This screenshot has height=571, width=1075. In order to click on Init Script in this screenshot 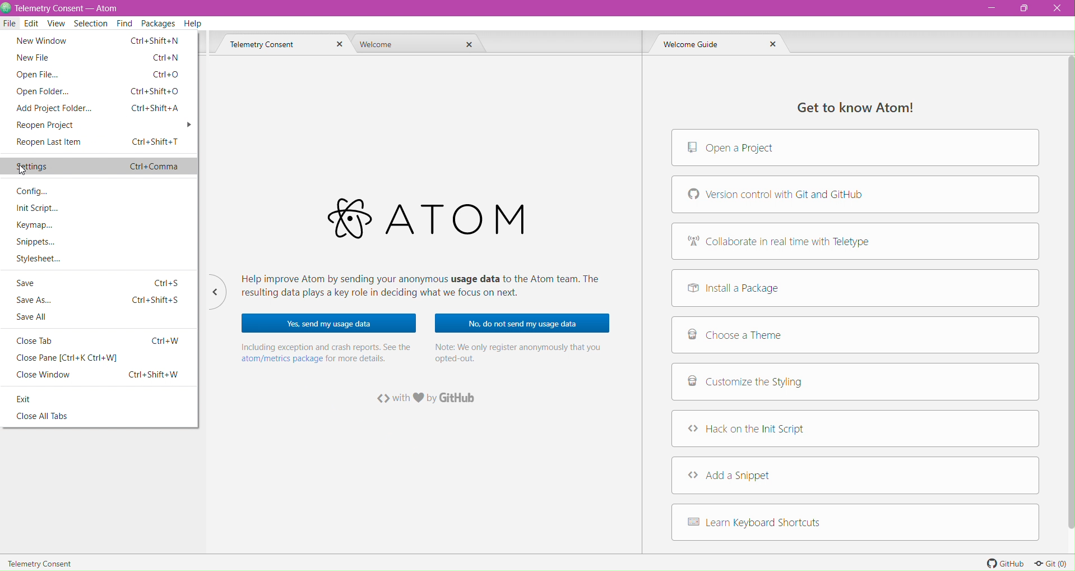, I will do `click(55, 210)`.